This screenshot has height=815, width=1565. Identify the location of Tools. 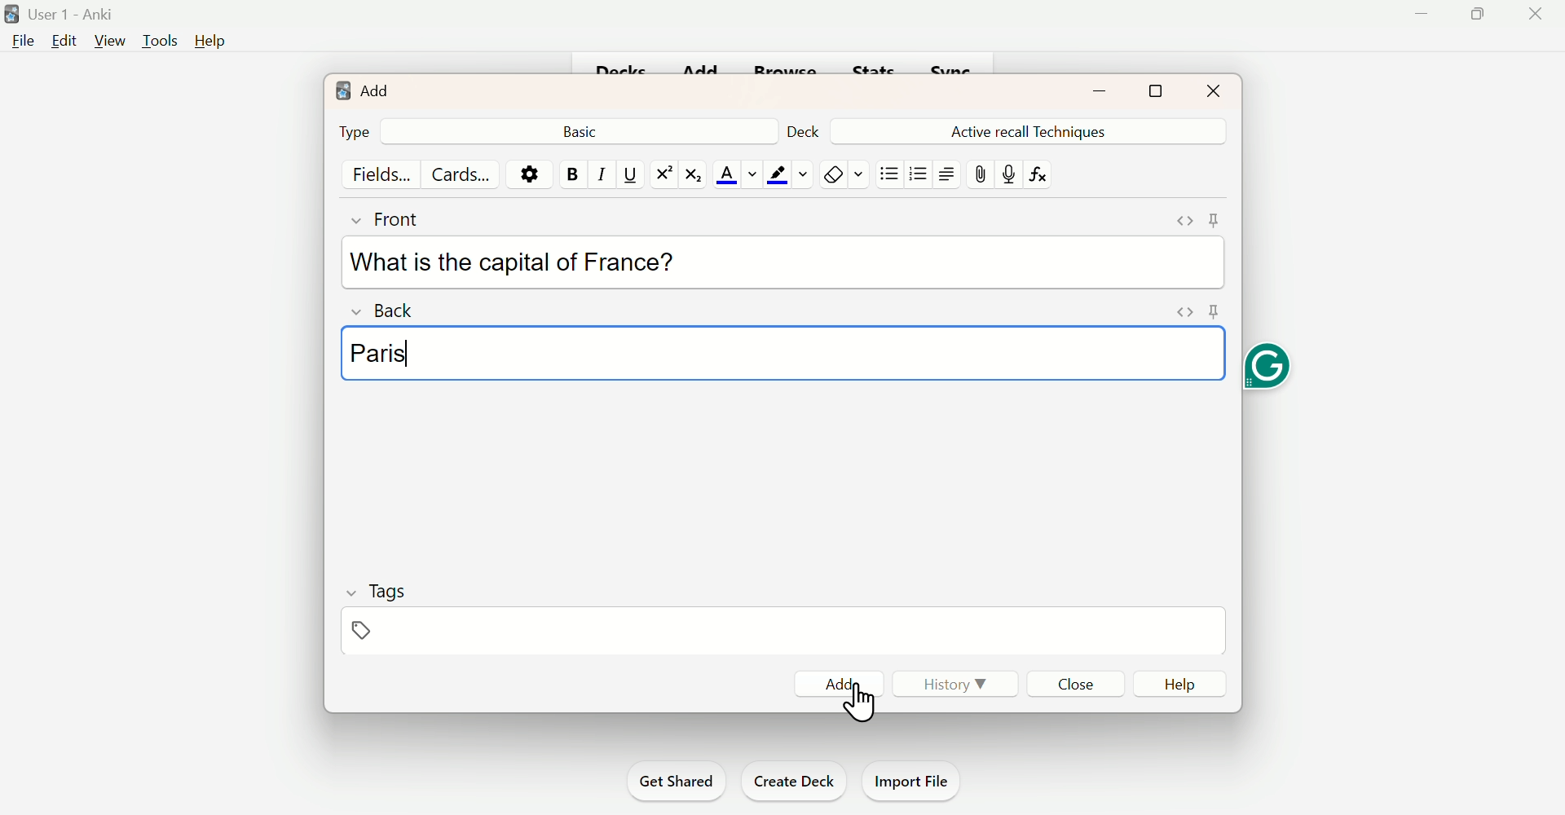
(156, 40).